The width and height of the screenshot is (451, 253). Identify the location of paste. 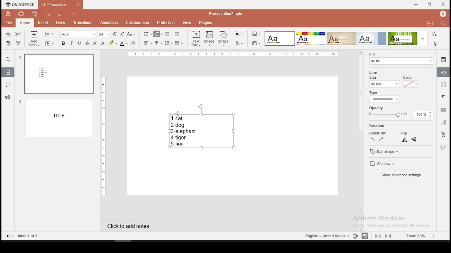
(8, 44).